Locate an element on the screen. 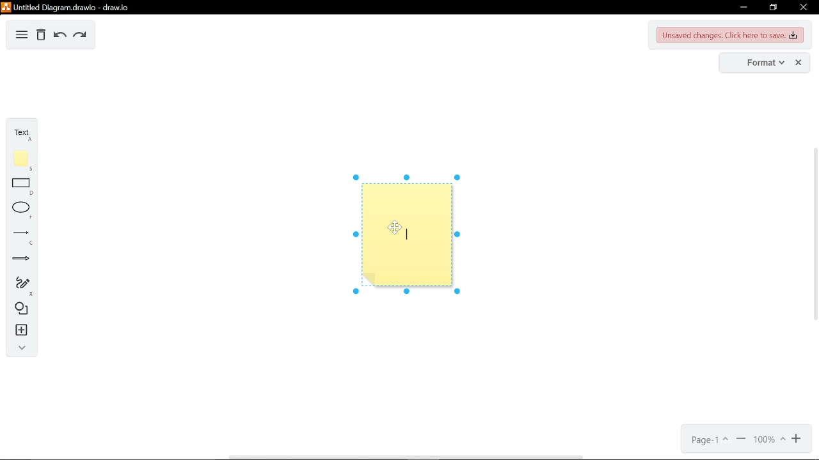 This screenshot has width=819, height=460. format is located at coordinates (759, 63).